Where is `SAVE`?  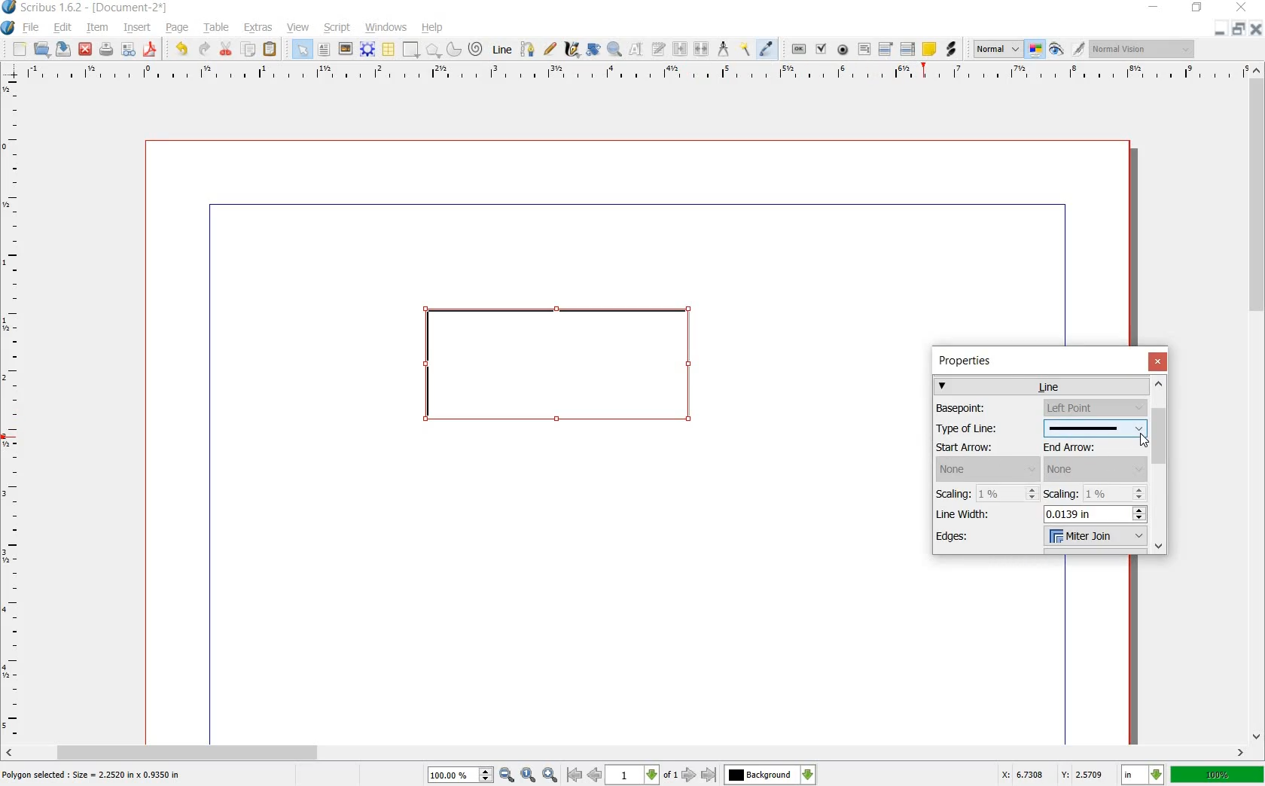
SAVE is located at coordinates (62, 49).